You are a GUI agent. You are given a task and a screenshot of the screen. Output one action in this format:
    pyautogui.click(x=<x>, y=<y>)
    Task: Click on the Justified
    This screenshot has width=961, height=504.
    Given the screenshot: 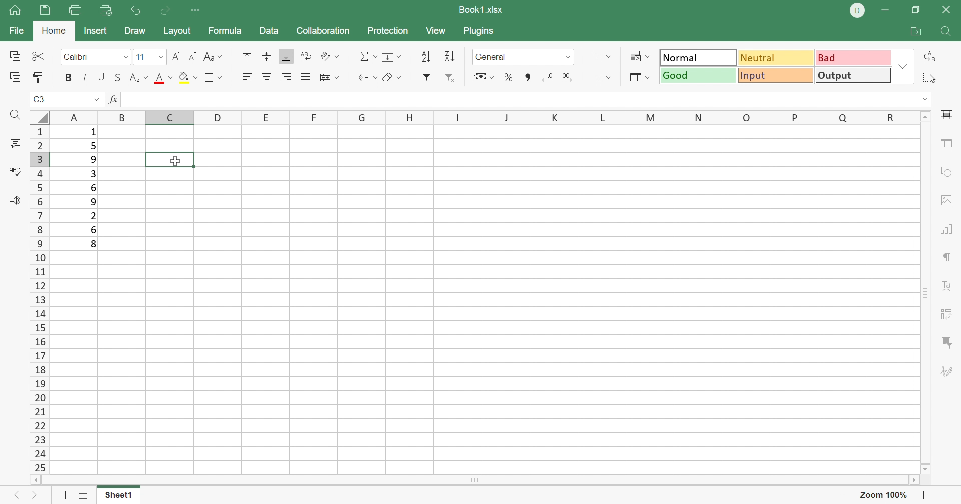 What is the action you would take?
    pyautogui.click(x=305, y=78)
    